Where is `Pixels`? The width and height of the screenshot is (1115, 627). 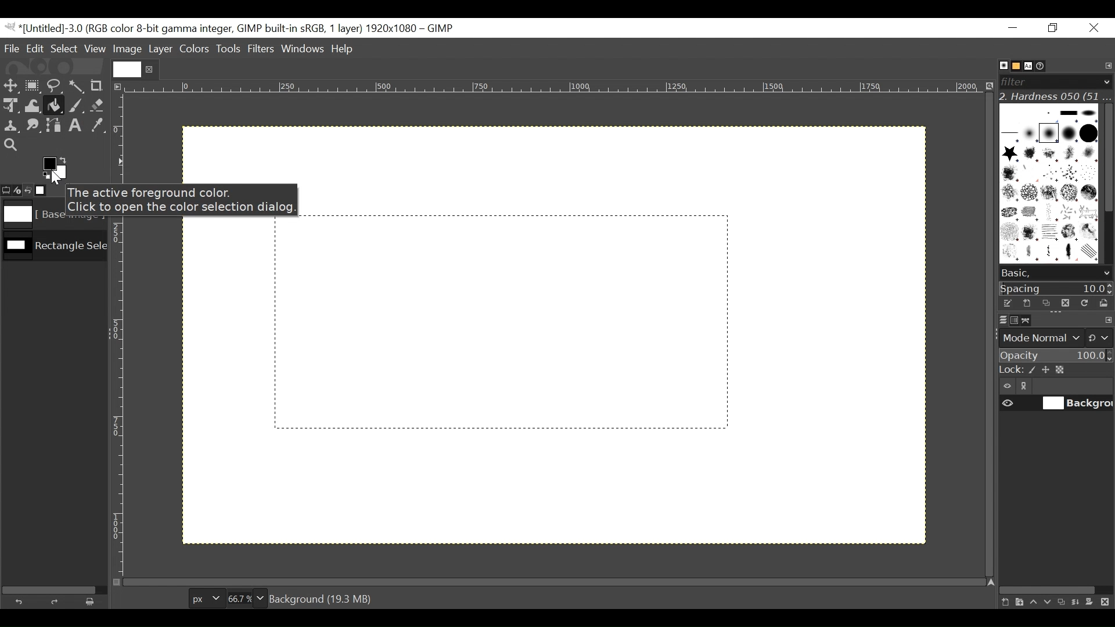
Pixels is located at coordinates (204, 596).